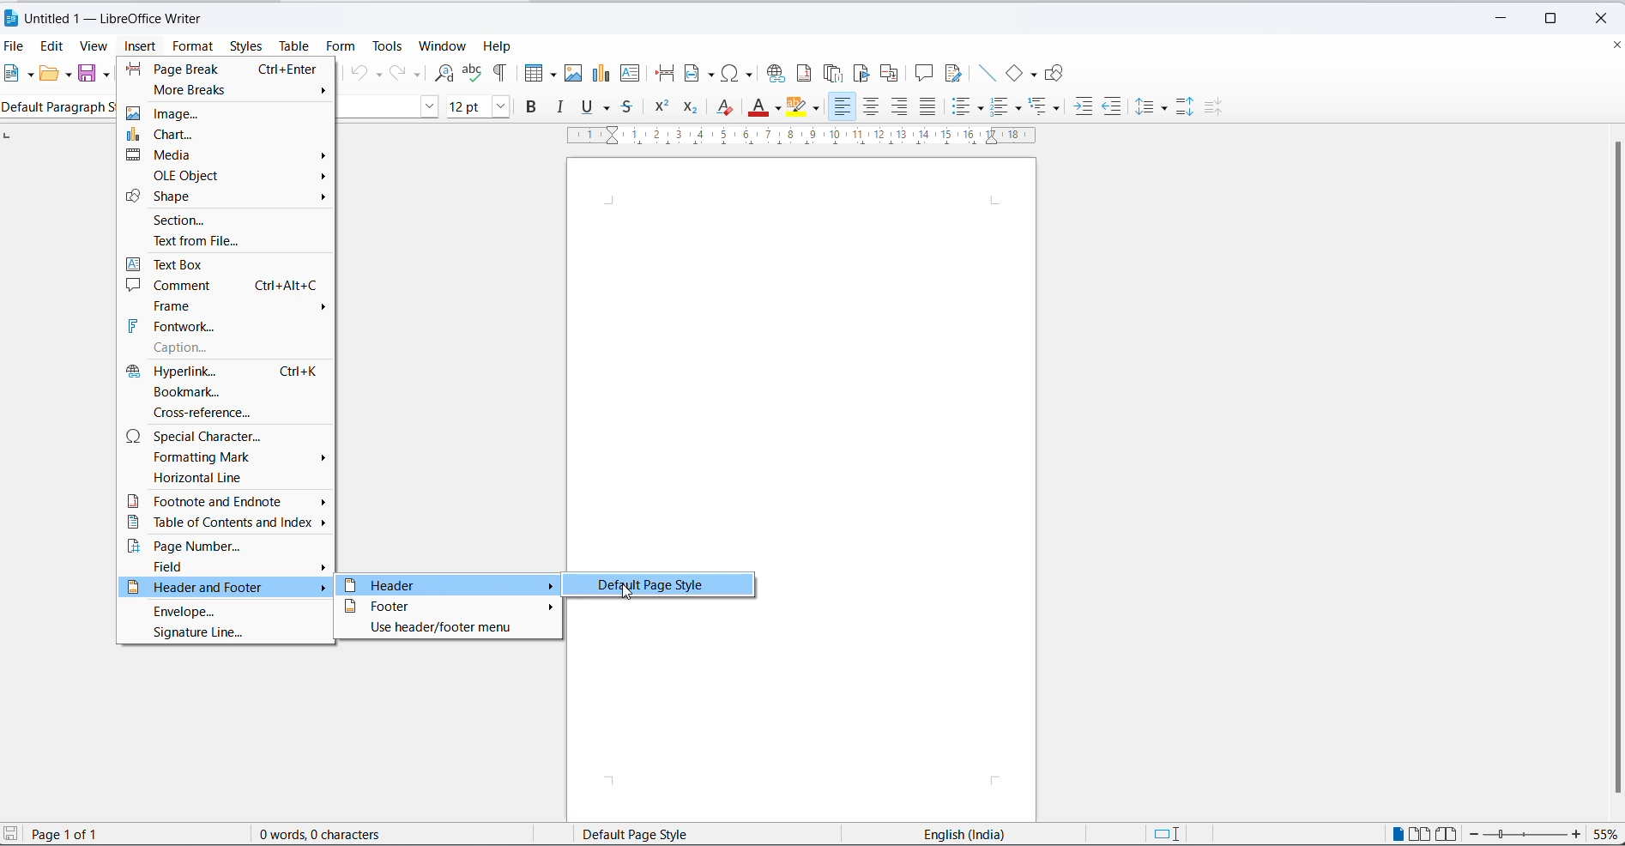 The height and width of the screenshot is (846, 1625). Describe the element at coordinates (692, 108) in the screenshot. I see `subscript` at that location.